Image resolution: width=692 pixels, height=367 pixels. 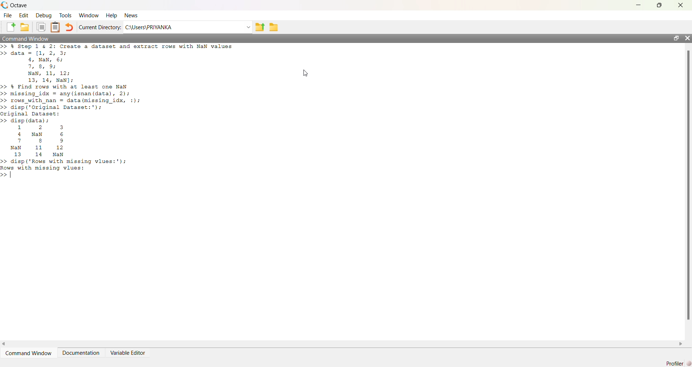 What do you see at coordinates (248, 27) in the screenshot?
I see `dropdown` at bounding box center [248, 27].